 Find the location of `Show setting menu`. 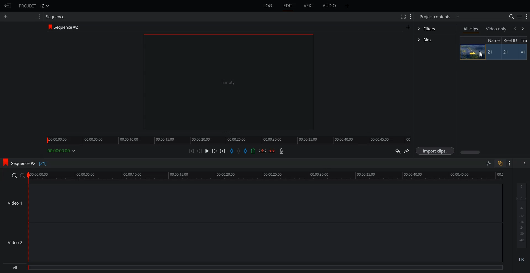

Show setting menu is located at coordinates (527, 17).